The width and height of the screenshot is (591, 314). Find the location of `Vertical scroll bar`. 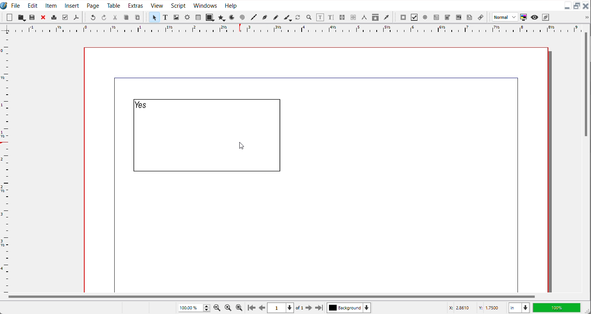

Vertical scroll bar is located at coordinates (586, 85).